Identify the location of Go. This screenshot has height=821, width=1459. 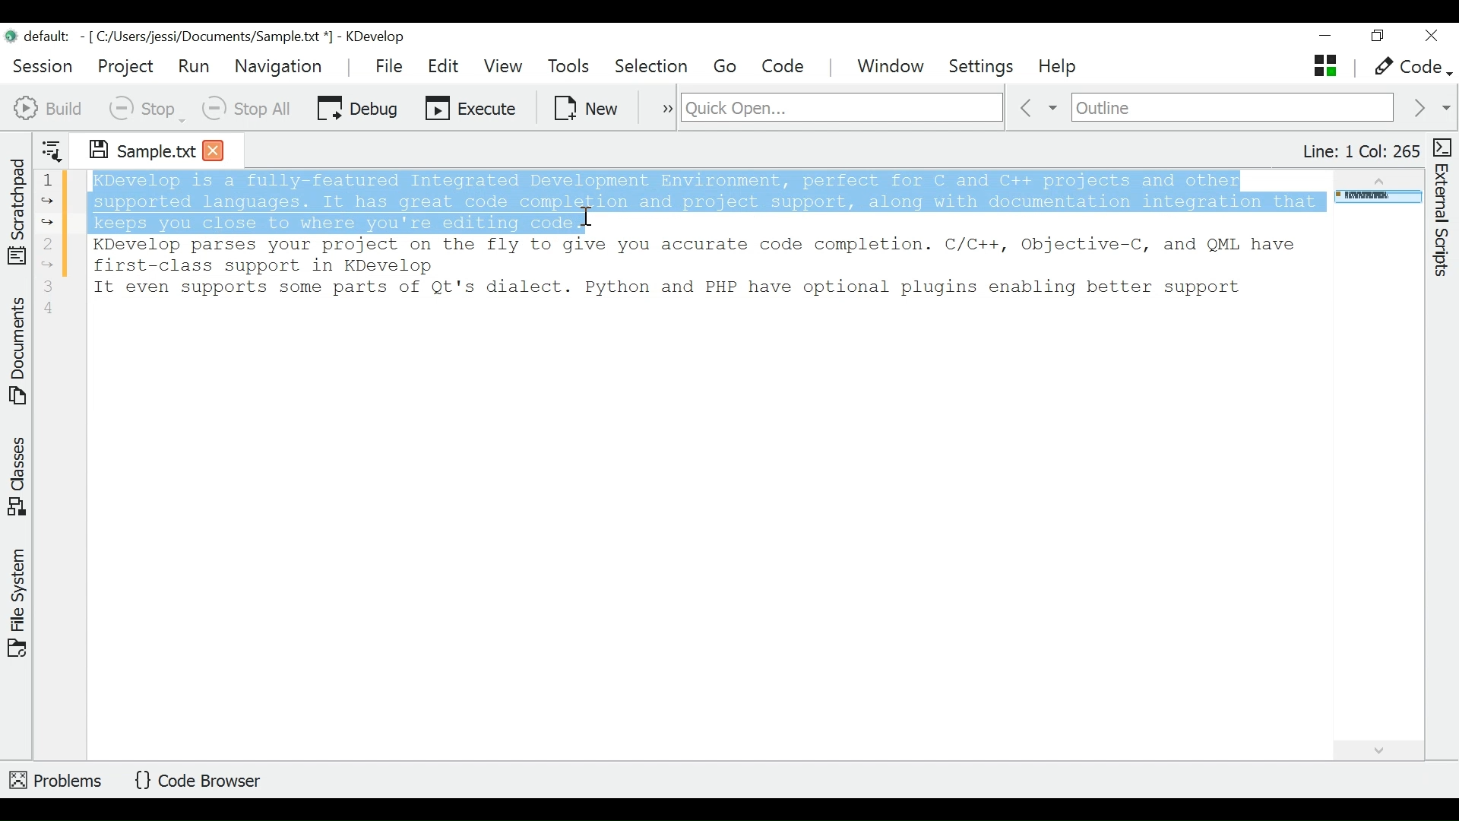
(728, 67).